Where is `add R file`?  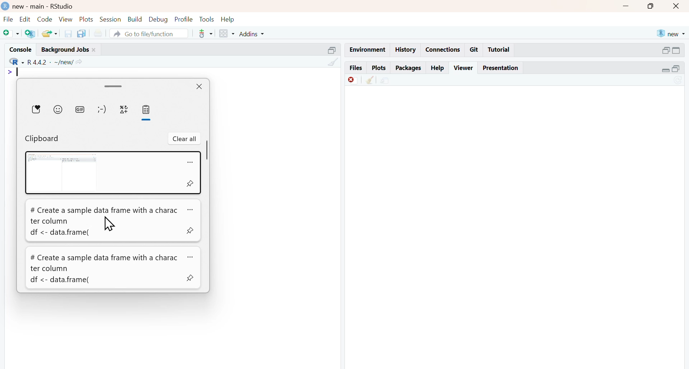
add R file is located at coordinates (30, 34).